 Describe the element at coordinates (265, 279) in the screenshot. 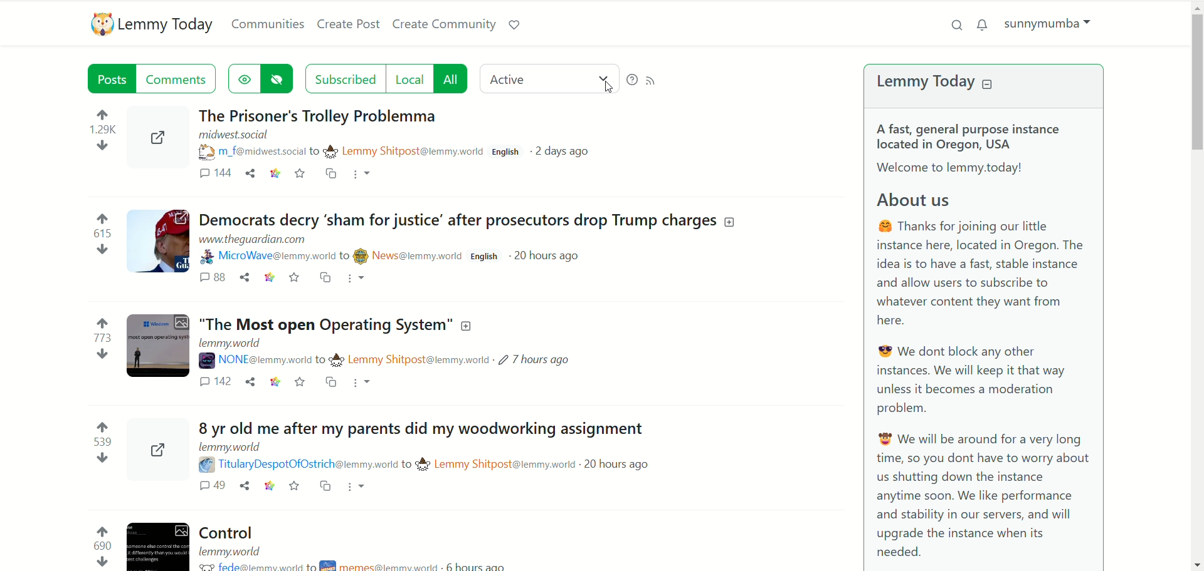

I see `link` at that location.